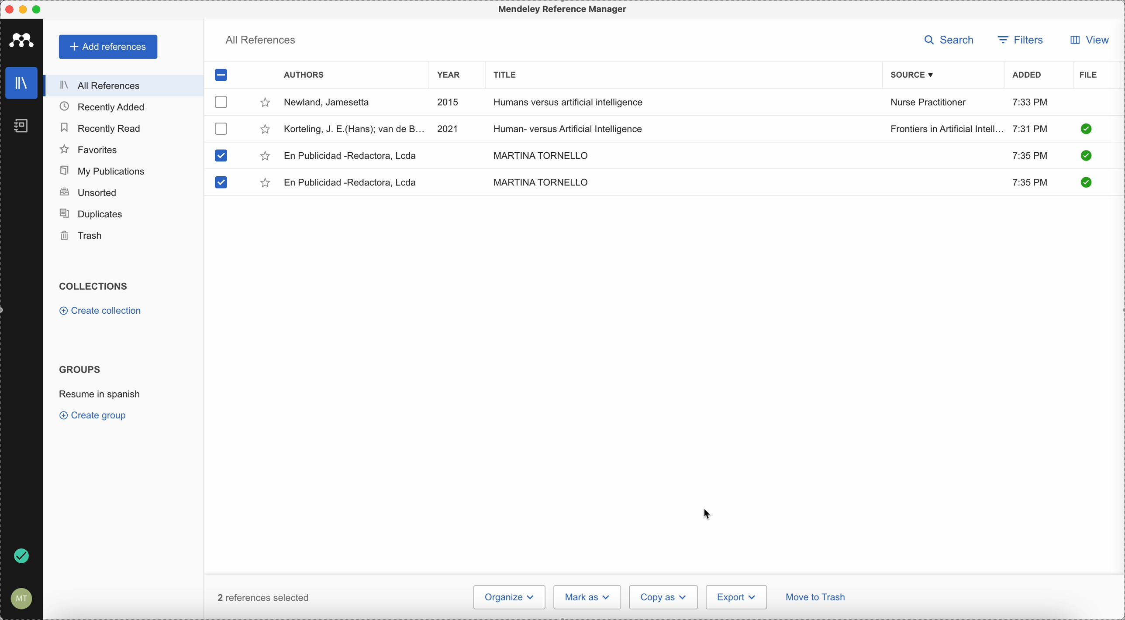 This screenshot has height=620, width=1125. I want to click on groups, so click(79, 368).